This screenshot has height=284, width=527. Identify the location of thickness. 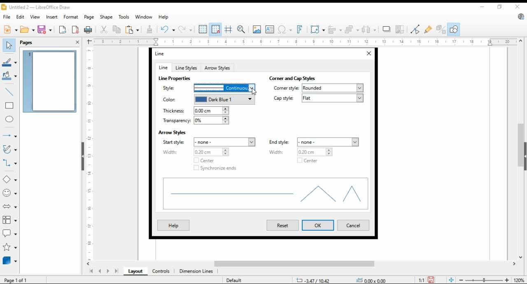
(195, 111).